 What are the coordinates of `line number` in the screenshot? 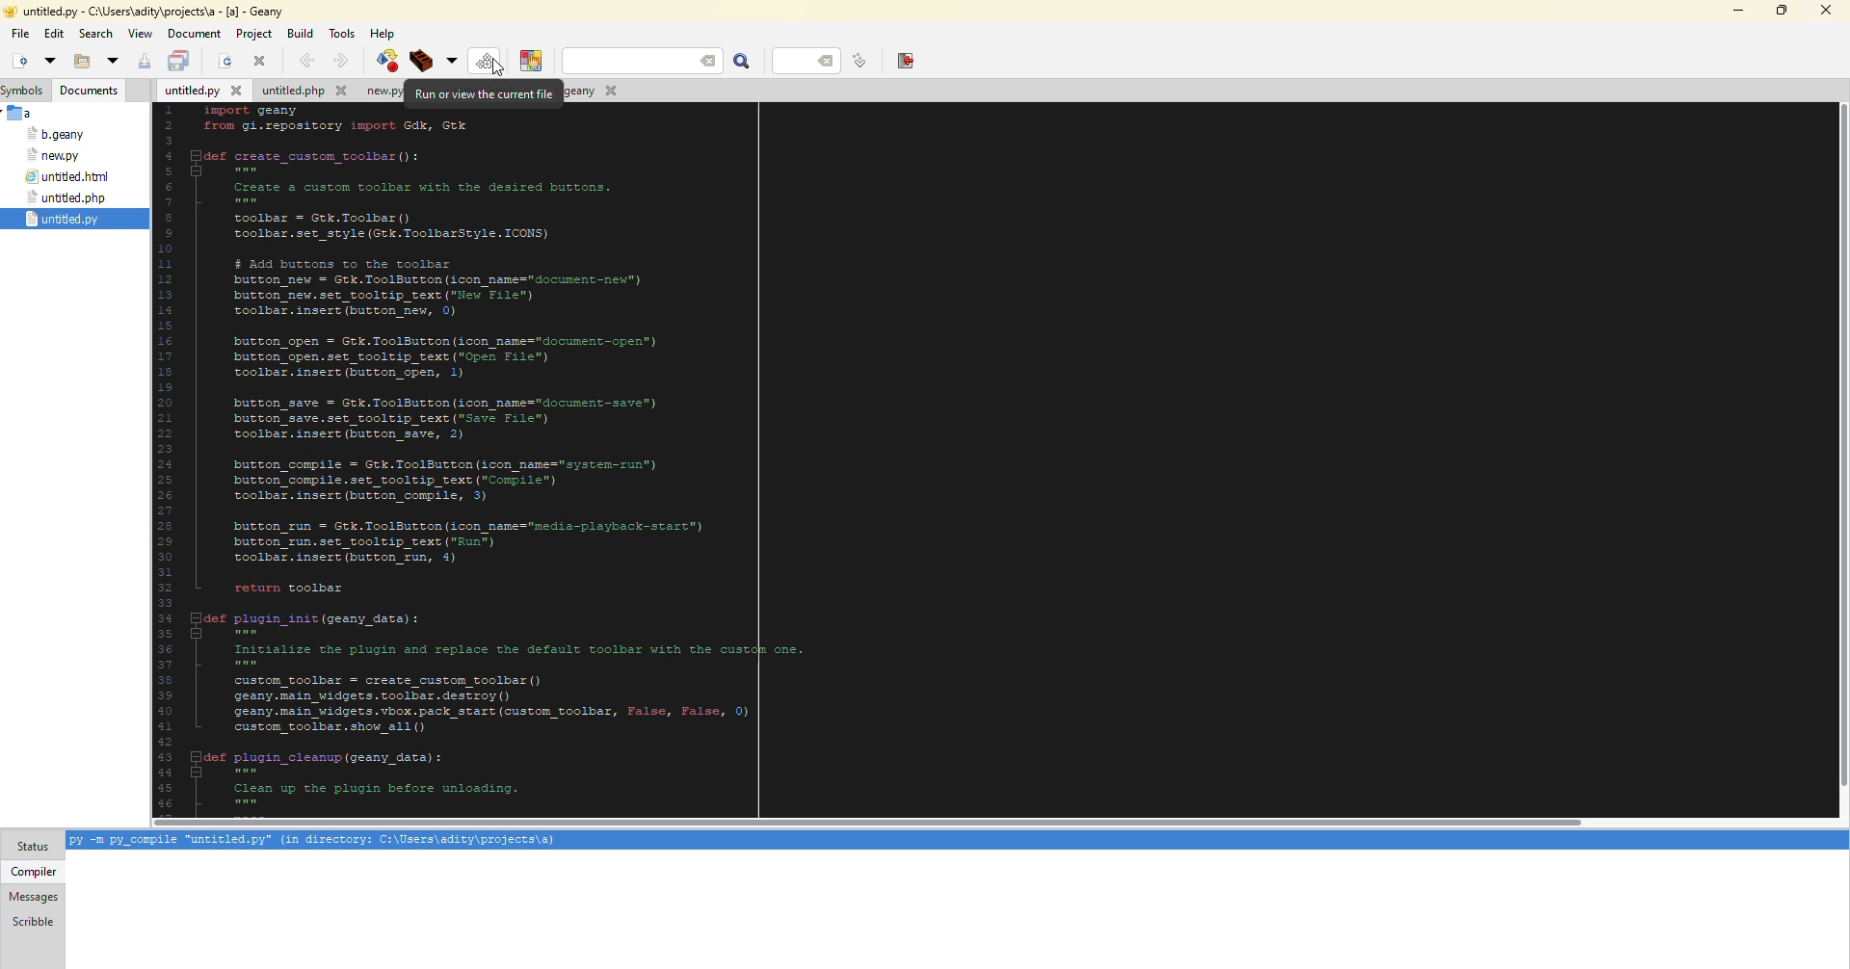 It's located at (805, 61).